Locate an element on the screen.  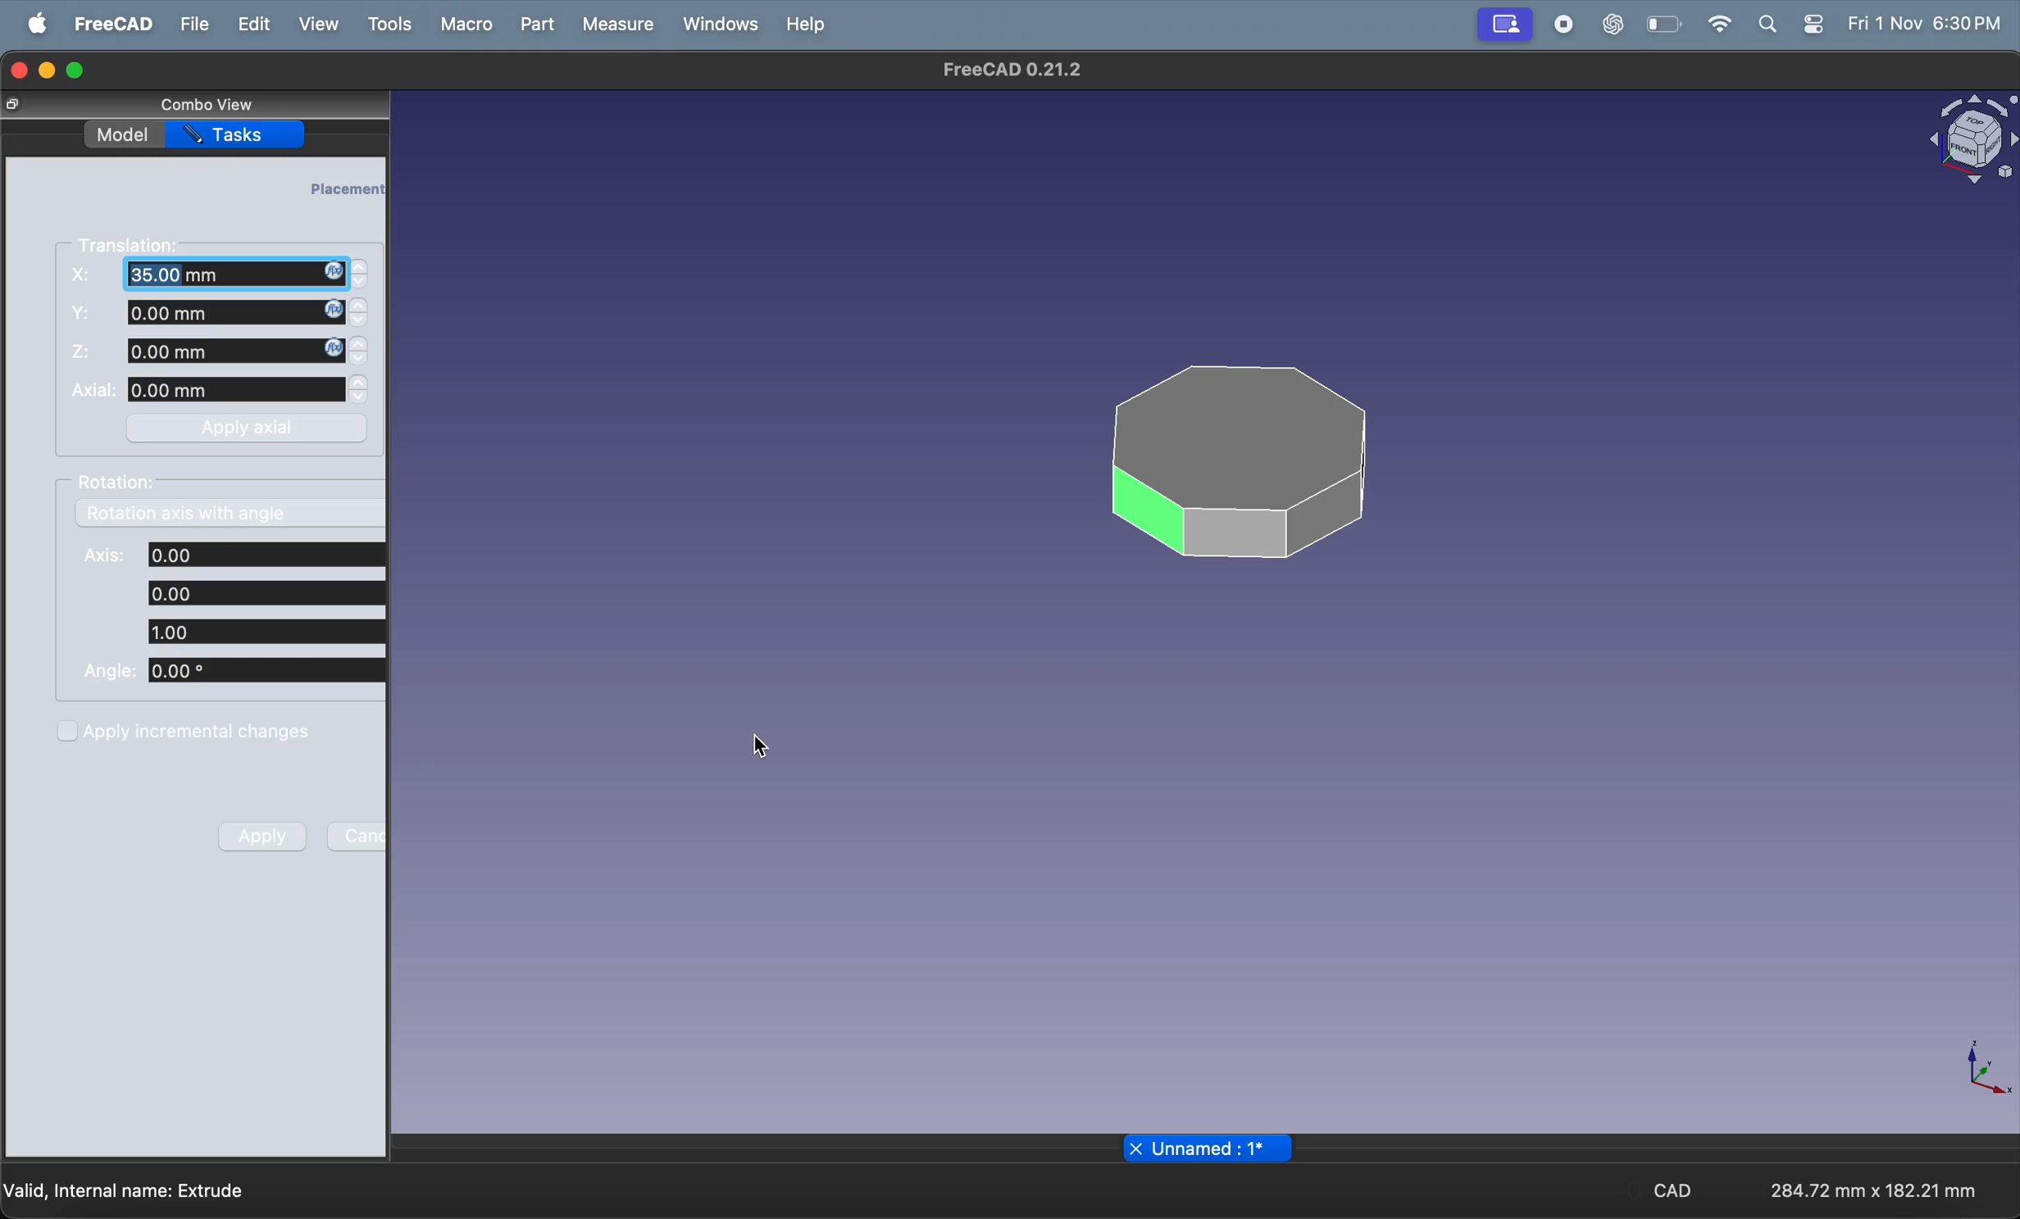
1.00 is located at coordinates (262, 632).